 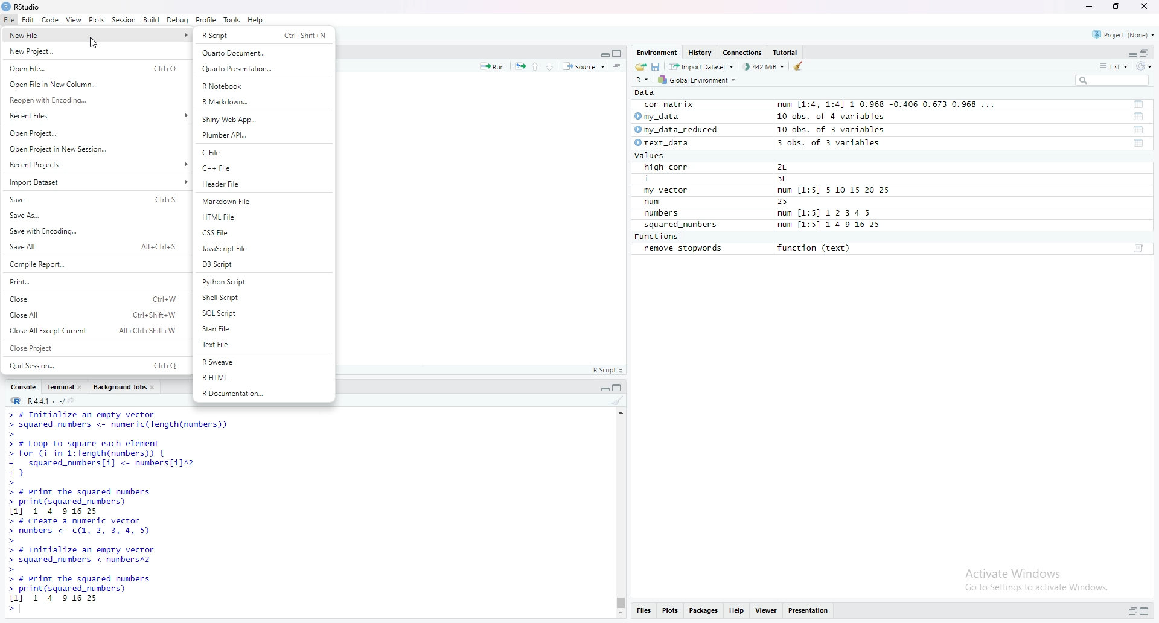 What do you see at coordinates (95, 181) in the screenshot?
I see `Import Dataset` at bounding box center [95, 181].